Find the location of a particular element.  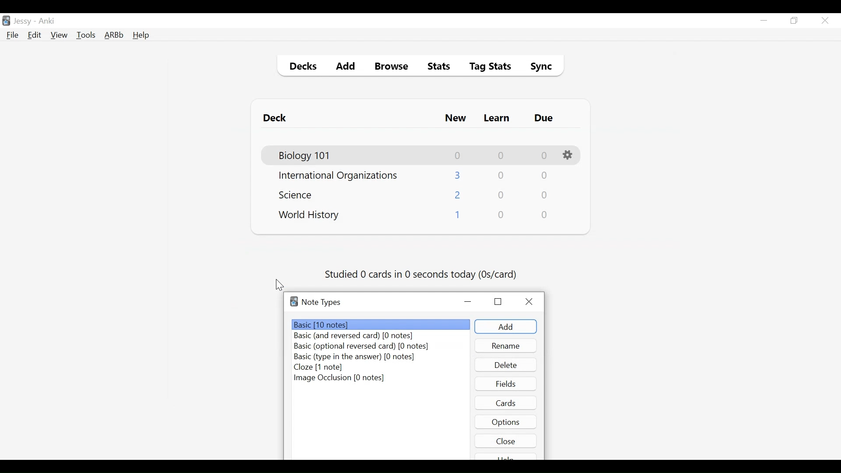

Learn is located at coordinates (496, 119).